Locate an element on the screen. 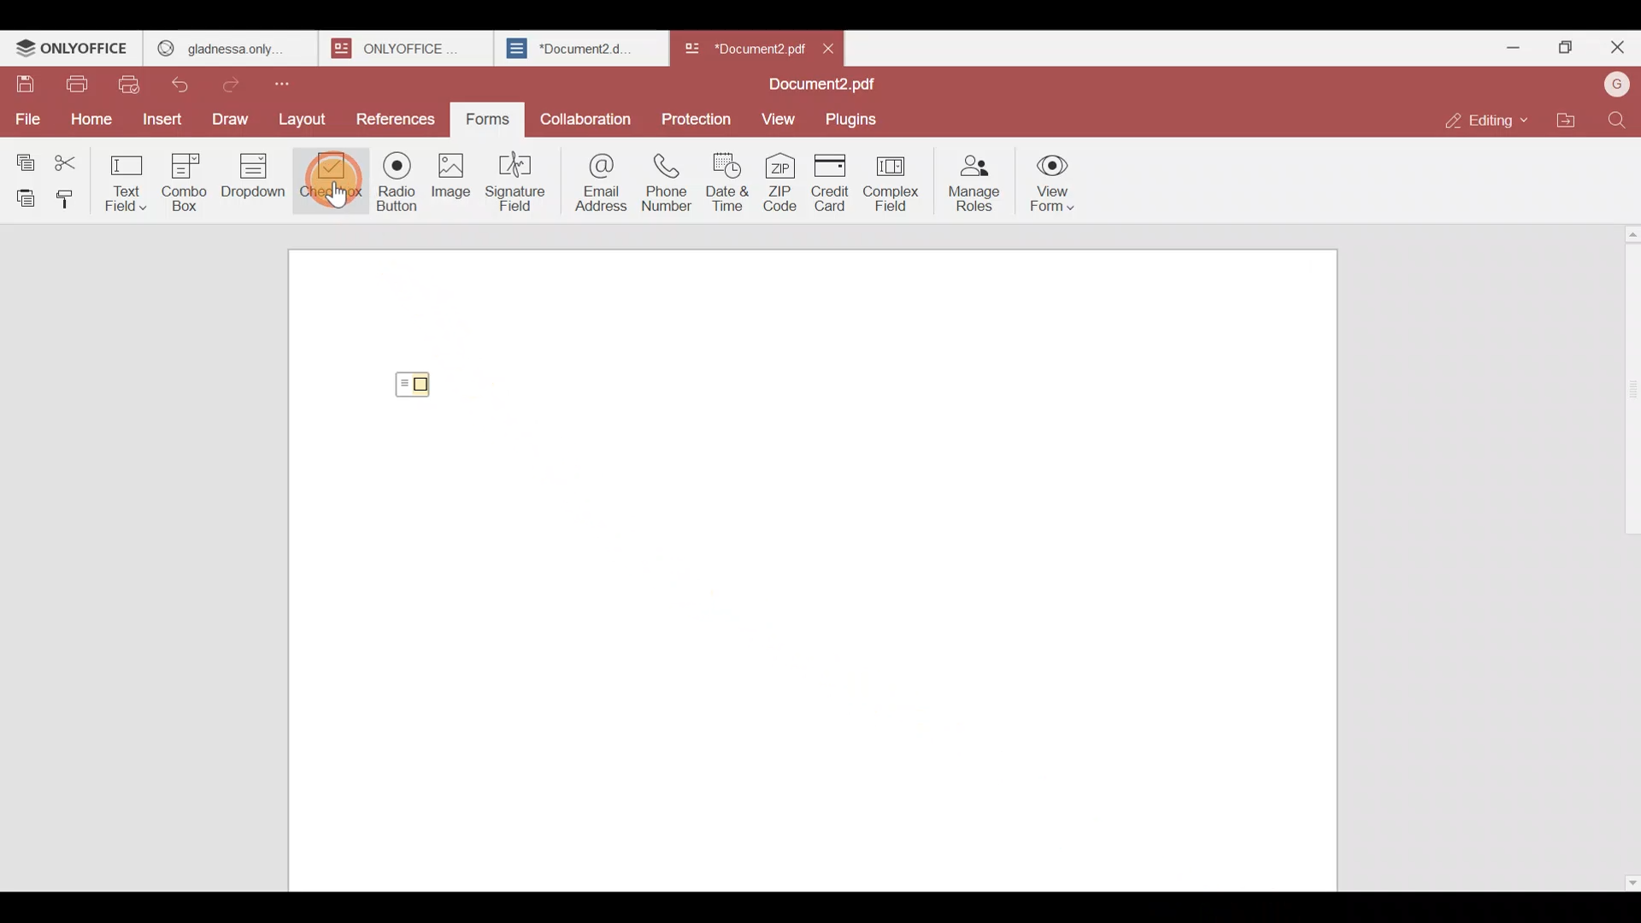  Forms is located at coordinates (489, 117).